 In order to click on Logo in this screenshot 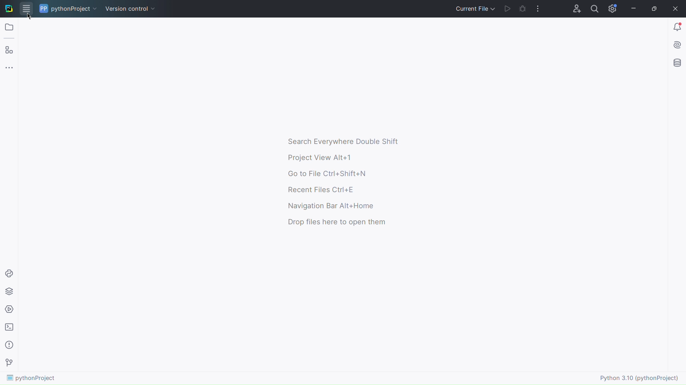, I will do `click(8, 9)`.